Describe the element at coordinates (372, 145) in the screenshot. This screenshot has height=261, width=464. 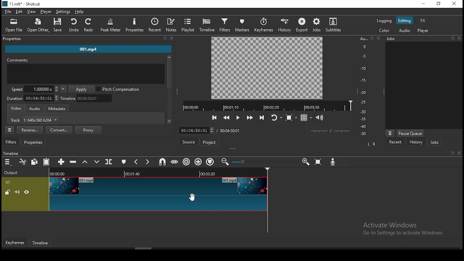
I see `L R` at that location.